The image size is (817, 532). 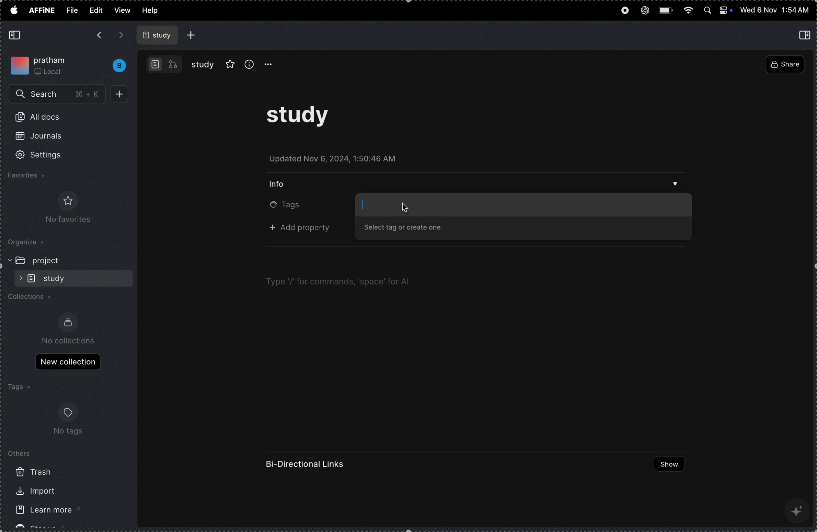 What do you see at coordinates (70, 433) in the screenshot?
I see `no tags` at bounding box center [70, 433].